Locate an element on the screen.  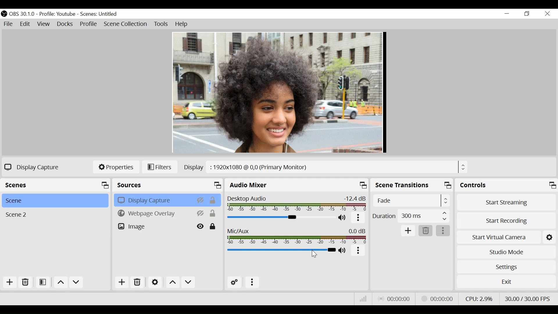
Desktop Audio is located at coordinates (296, 204).